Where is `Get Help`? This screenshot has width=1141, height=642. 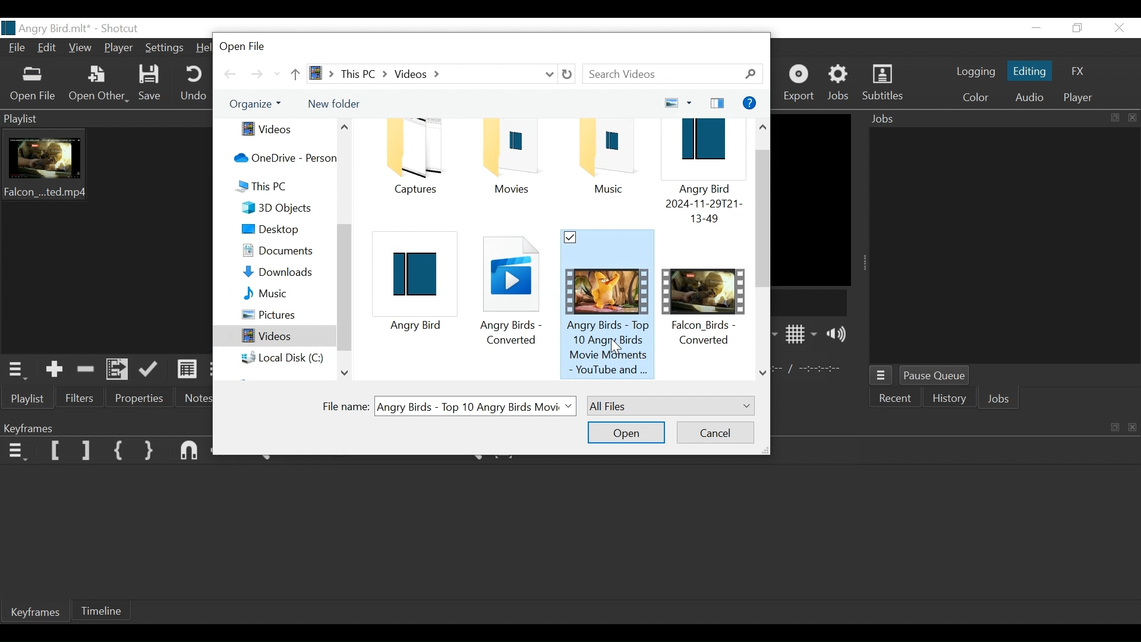
Get Help is located at coordinates (751, 103).